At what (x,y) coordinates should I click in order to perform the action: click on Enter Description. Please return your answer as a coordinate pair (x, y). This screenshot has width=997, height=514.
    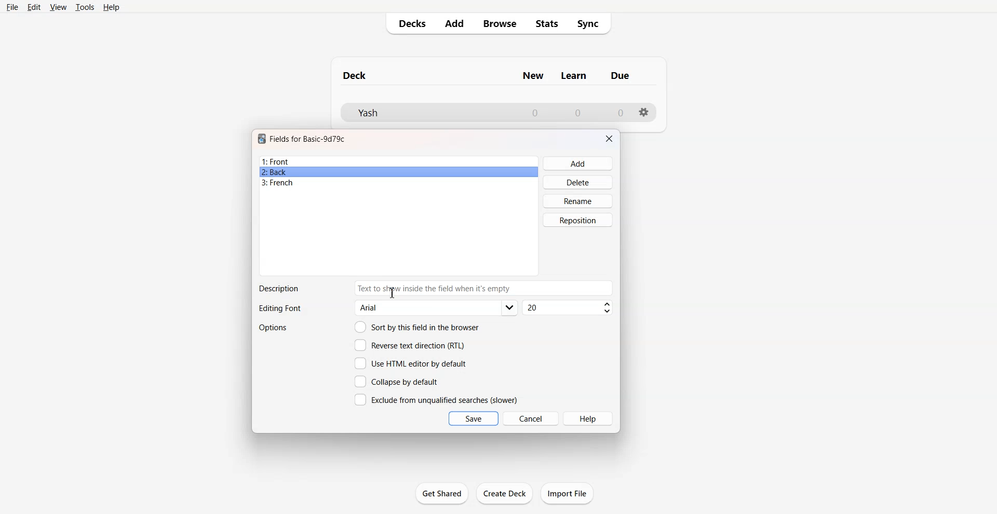
    Looking at the image, I should click on (535, 288).